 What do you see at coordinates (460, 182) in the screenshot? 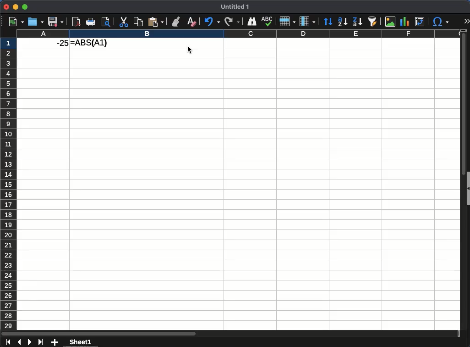
I see `scroll` at bounding box center [460, 182].